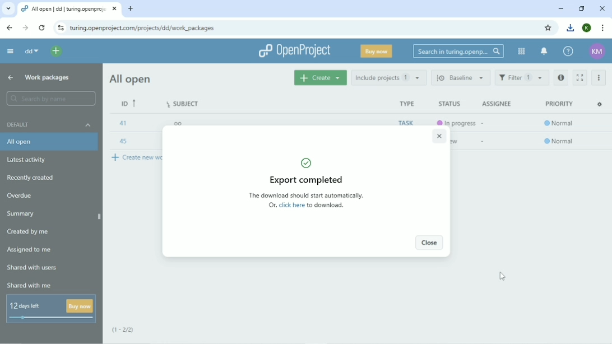 This screenshot has height=344, width=612. I want to click on dd, so click(31, 52).